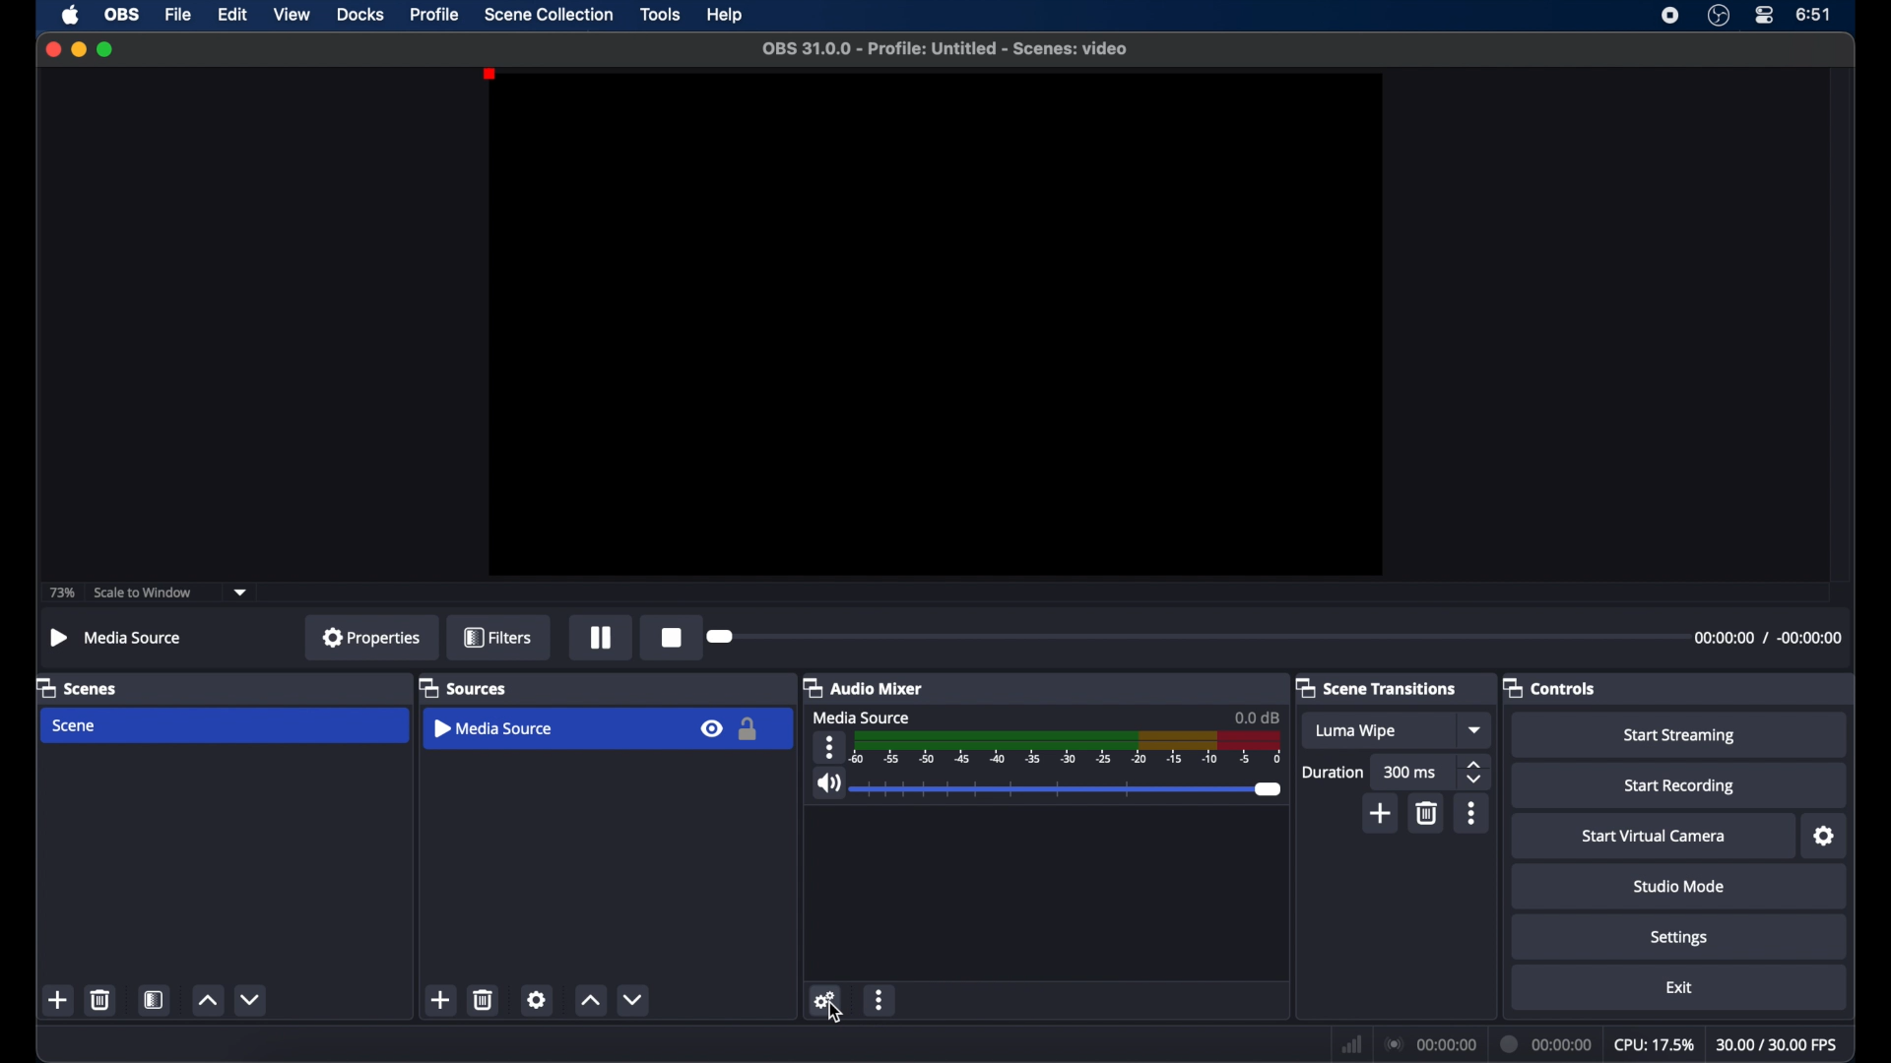  Describe the element at coordinates (880, 1001) in the screenshot. I see `more options` at that location.